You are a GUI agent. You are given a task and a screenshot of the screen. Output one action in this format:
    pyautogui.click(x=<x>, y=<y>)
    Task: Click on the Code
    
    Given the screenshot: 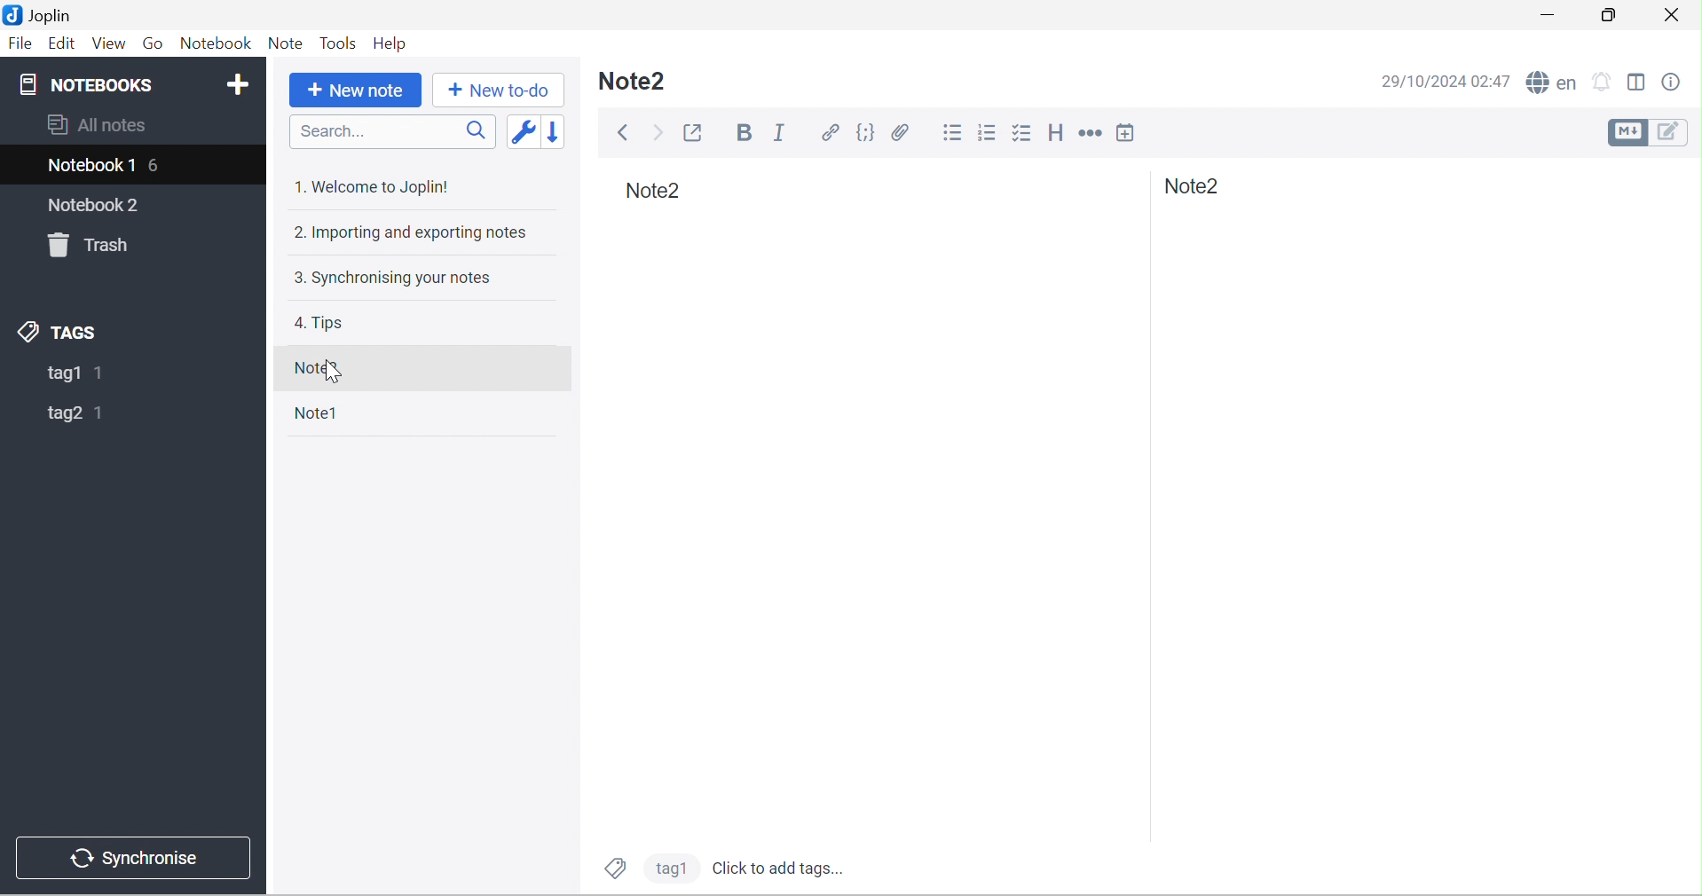 What is the action you would take?
    pyautogui.click(x=866, y=132)
    